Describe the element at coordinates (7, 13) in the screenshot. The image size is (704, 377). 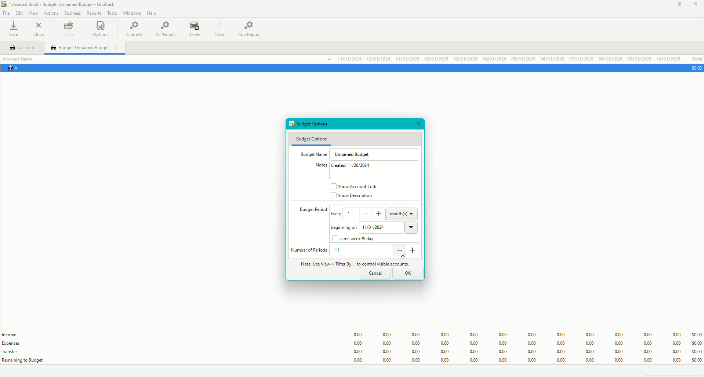
I see `File` at that location.